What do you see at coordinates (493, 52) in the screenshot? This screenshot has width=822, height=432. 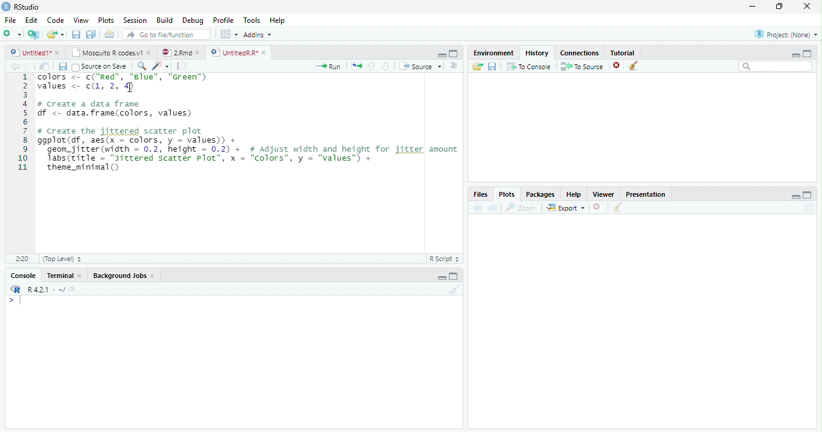 I see `Environment` at bounding box center [493, 52].